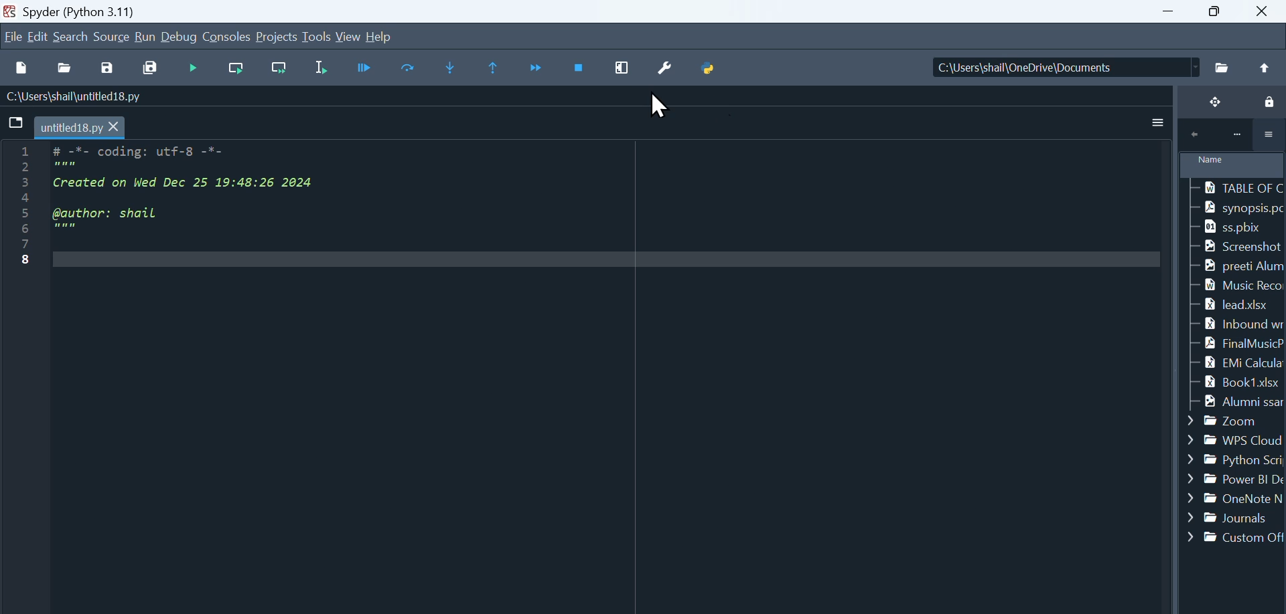 The height and width of the screenshot is (614, 1286). I want to click on More options, so click(1269, 136).